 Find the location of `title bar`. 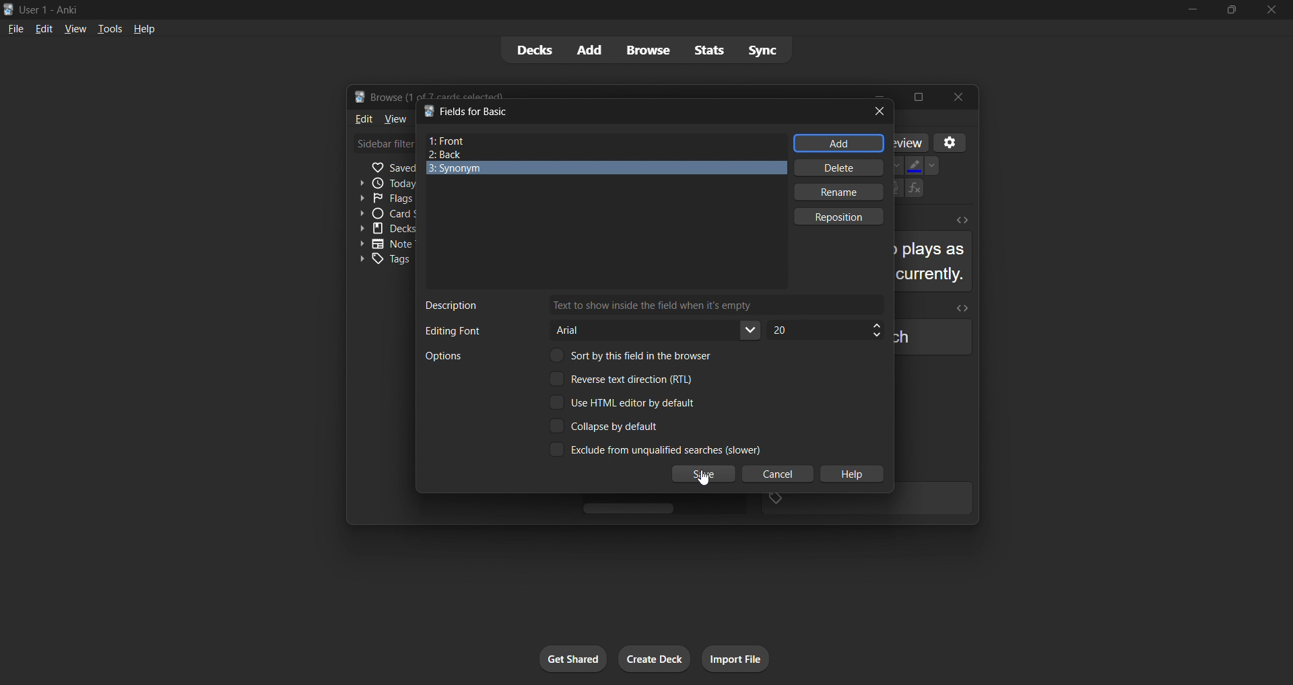

title bar is located at coordinates (636, 110).